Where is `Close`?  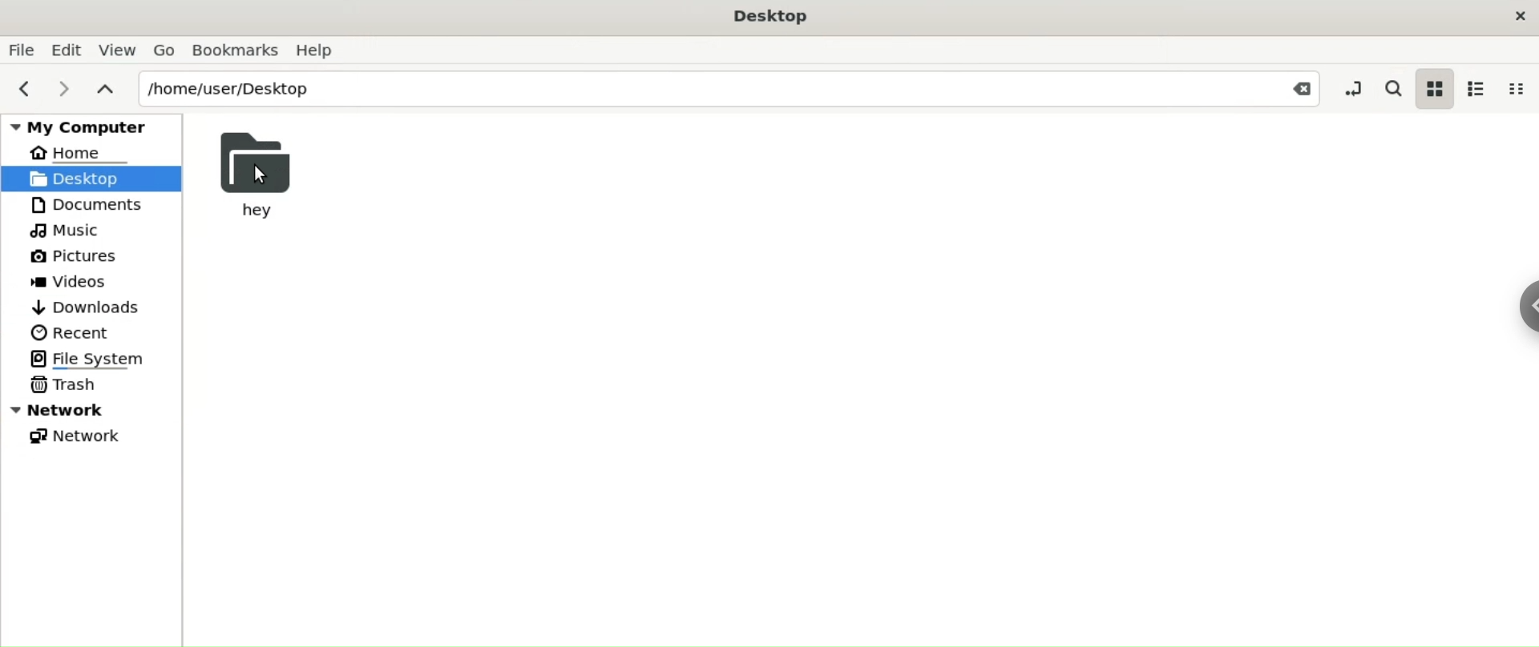
Close is located at coordinates (1300, 89).